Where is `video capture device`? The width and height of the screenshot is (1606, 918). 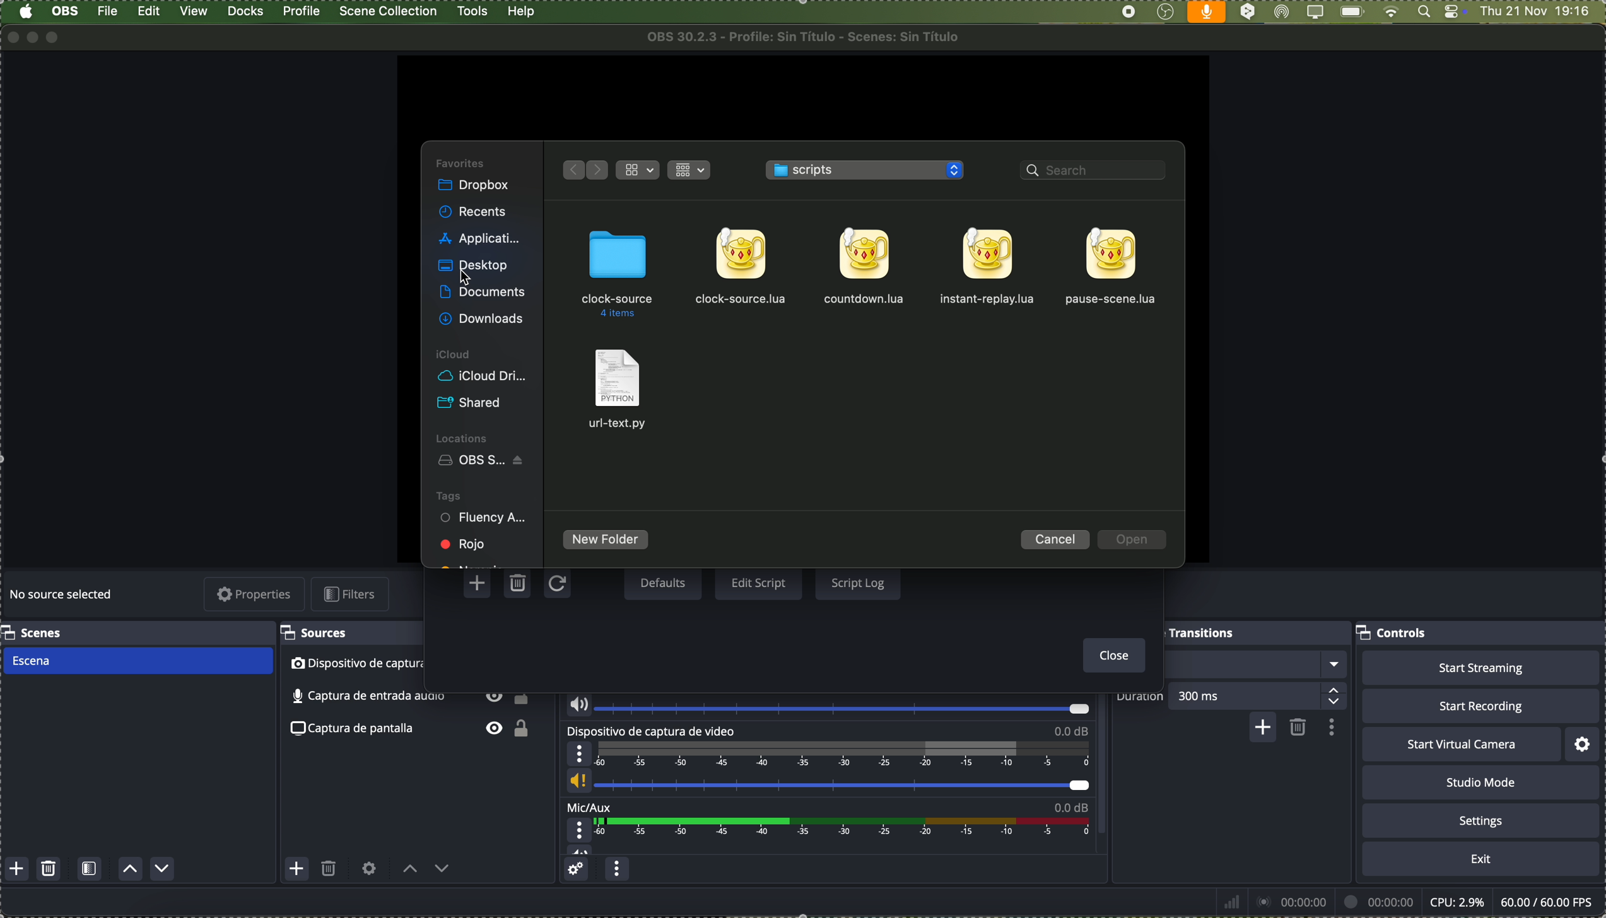 video capture device is located at coordinates (828, 761).